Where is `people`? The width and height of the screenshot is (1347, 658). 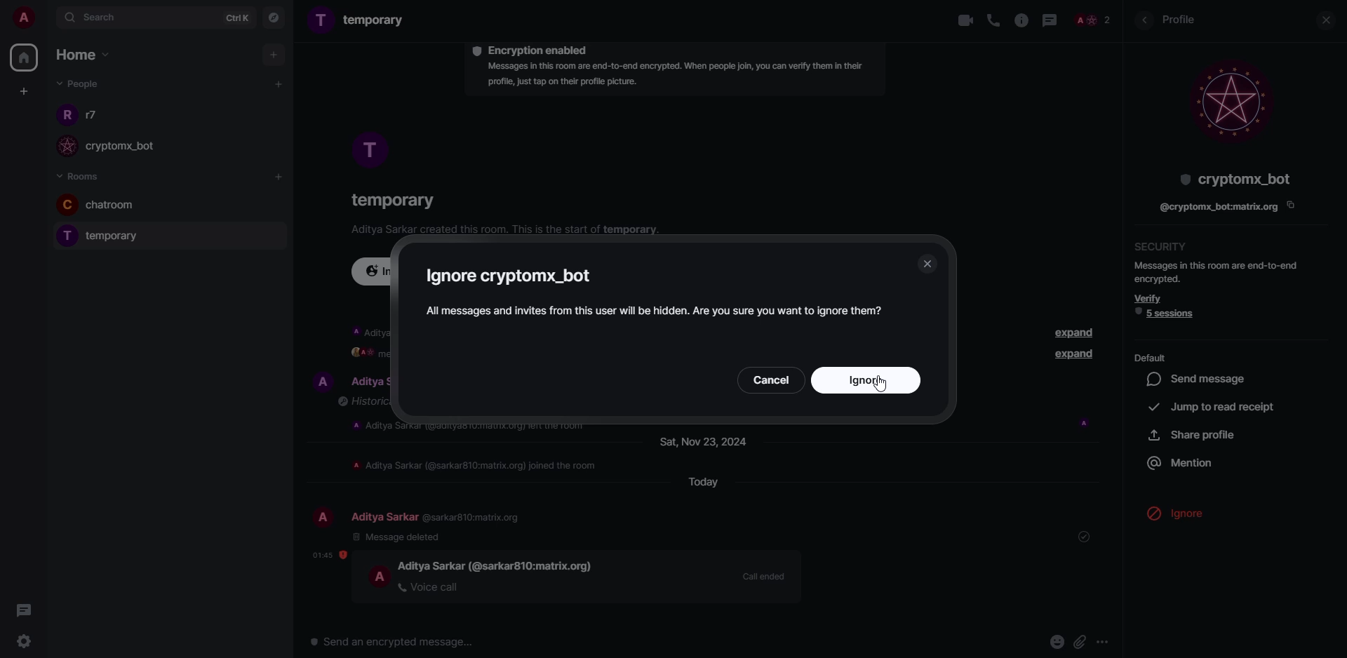 people is located at coordinates (438, 517).